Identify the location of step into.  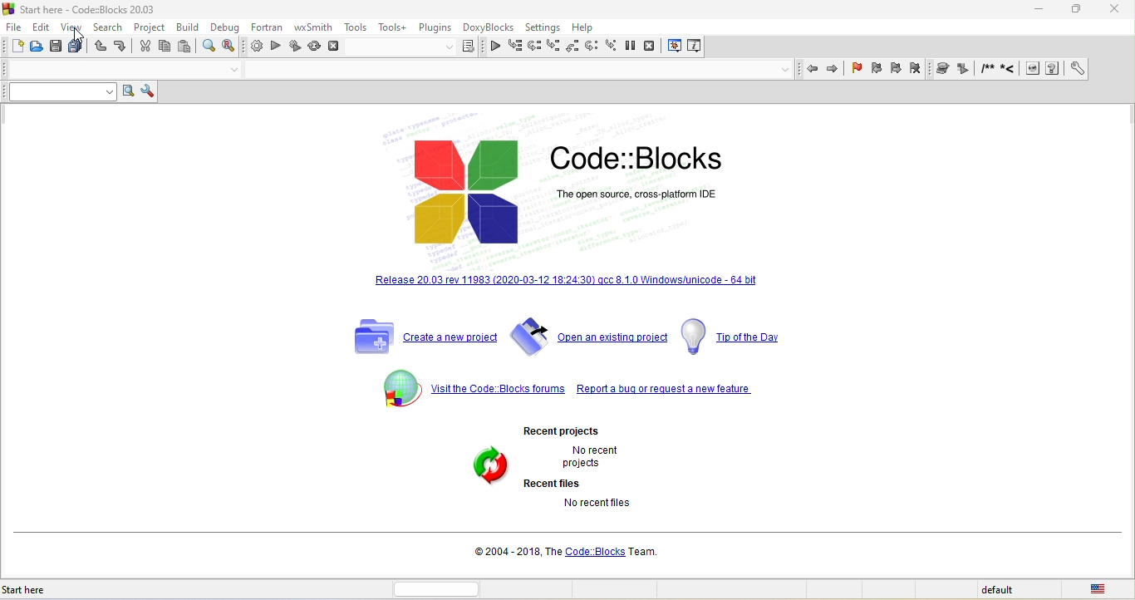
(555, 47).